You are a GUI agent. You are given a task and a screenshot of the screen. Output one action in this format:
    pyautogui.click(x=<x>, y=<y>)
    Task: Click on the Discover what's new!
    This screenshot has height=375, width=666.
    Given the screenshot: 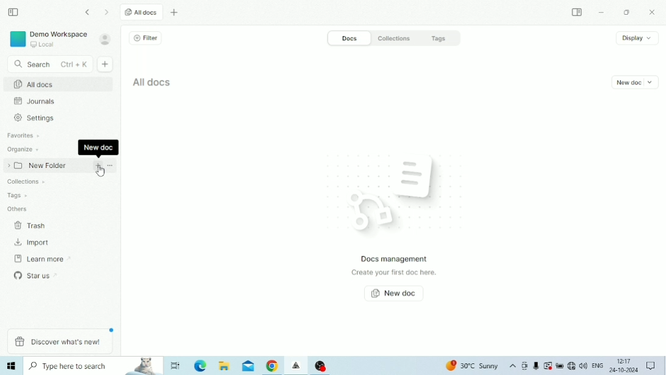 What is the action you would take?
    pyautogui.click(x=60, y=342)
    